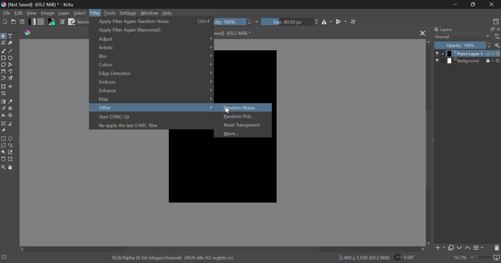 This screenshot has width=501, height=263. Describe the element at coordinates (64, 13) in the screenshot. I see `Layer` at that location.